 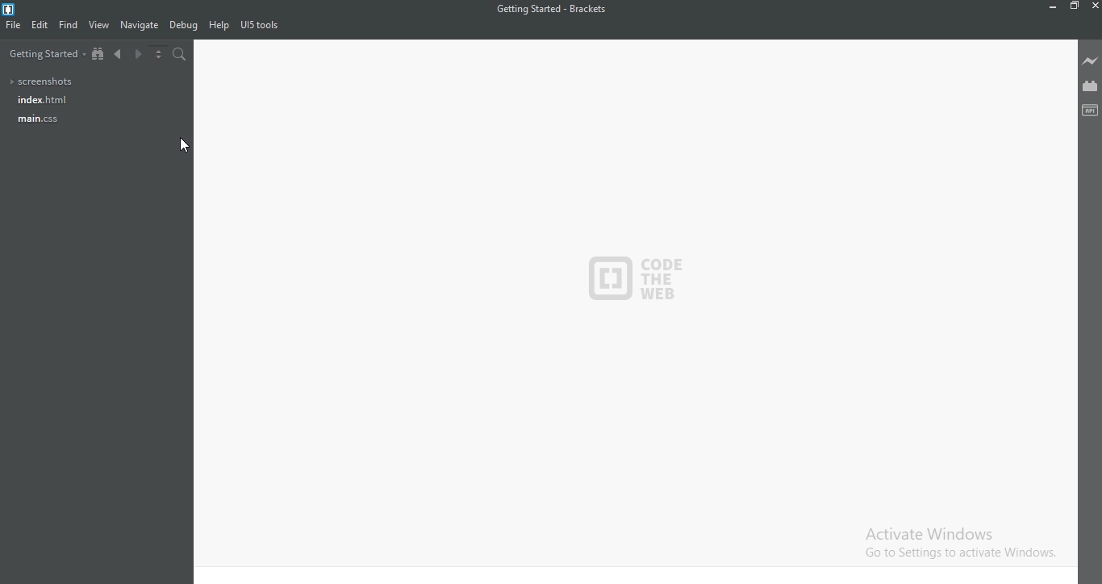 I want to click on Find, so click(x=69, y=24).